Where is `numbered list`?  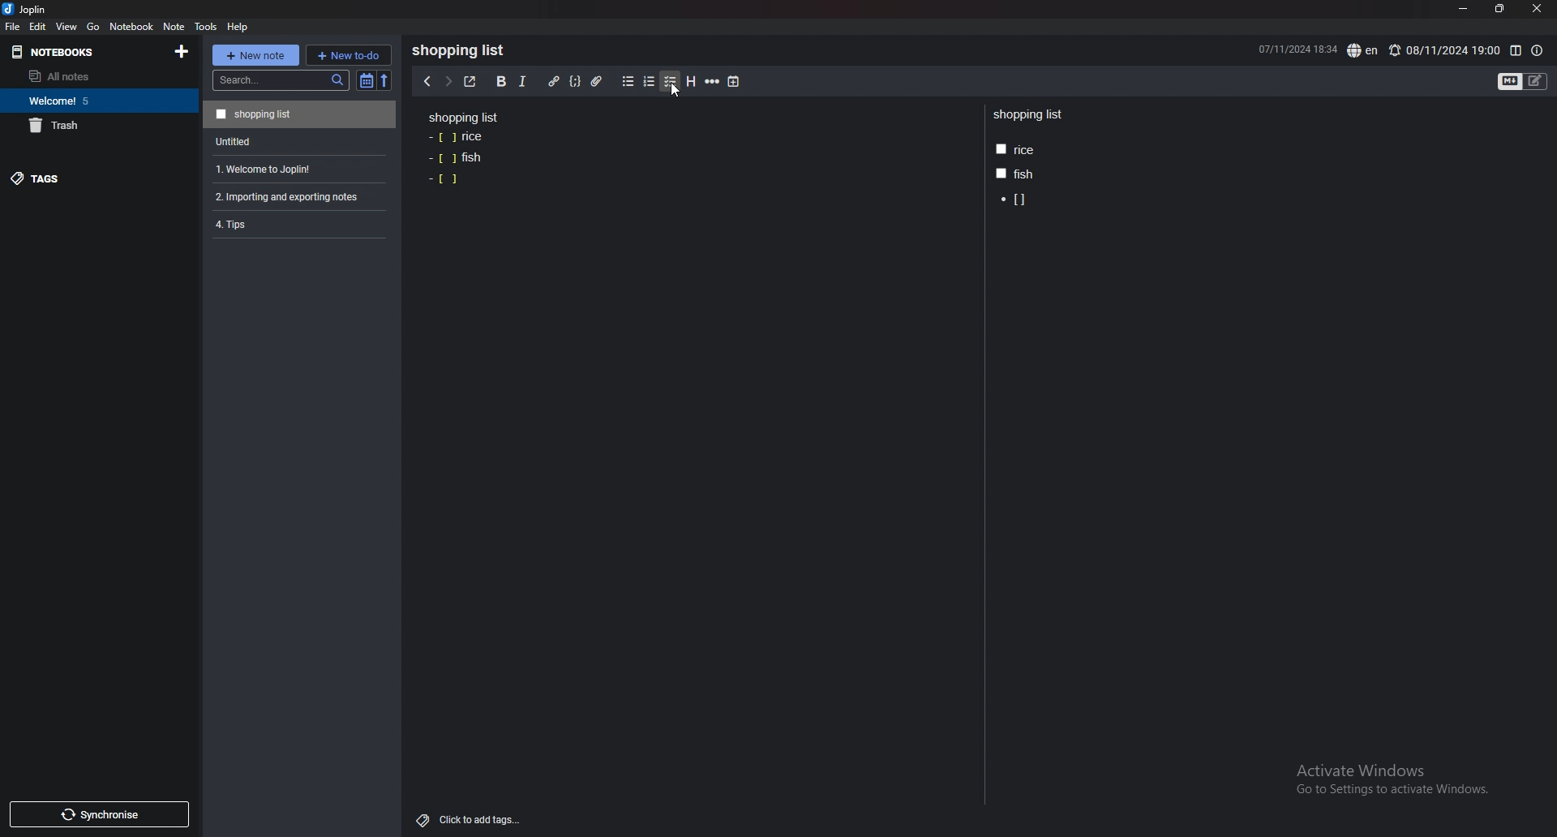 numbered list is located at coordinates (650, 82).